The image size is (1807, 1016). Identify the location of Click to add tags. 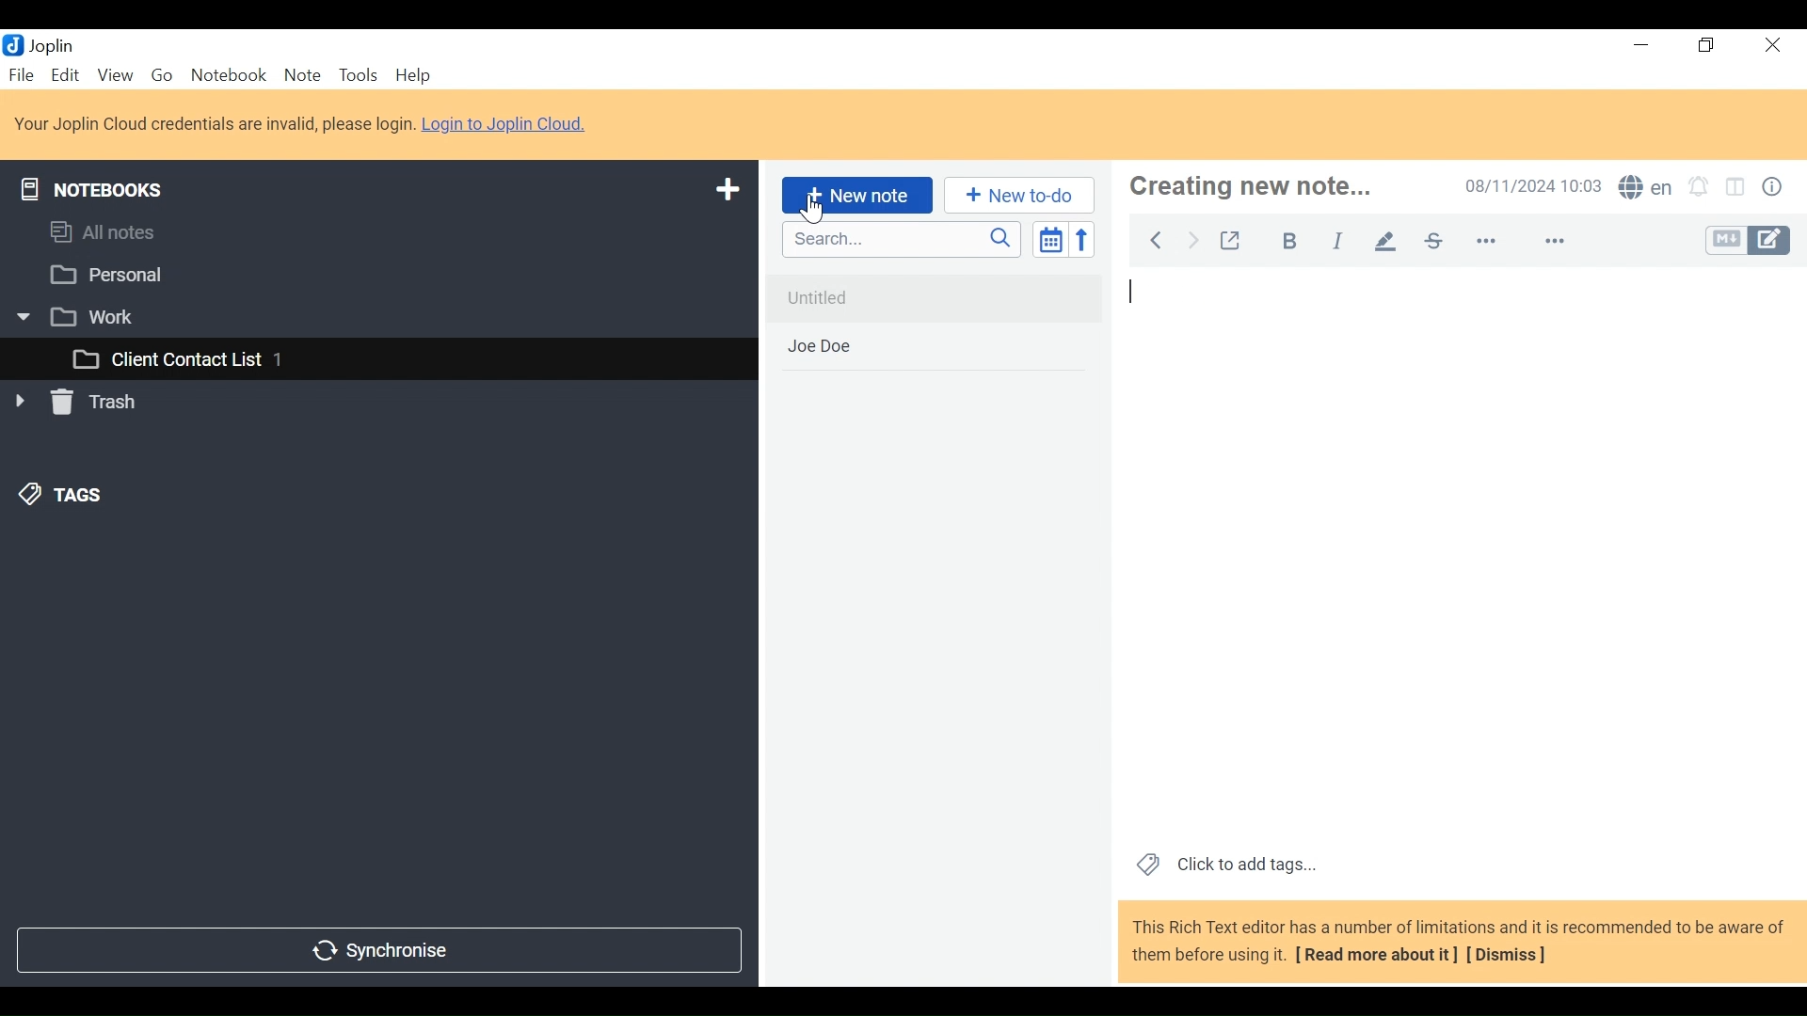
(1223, 866).